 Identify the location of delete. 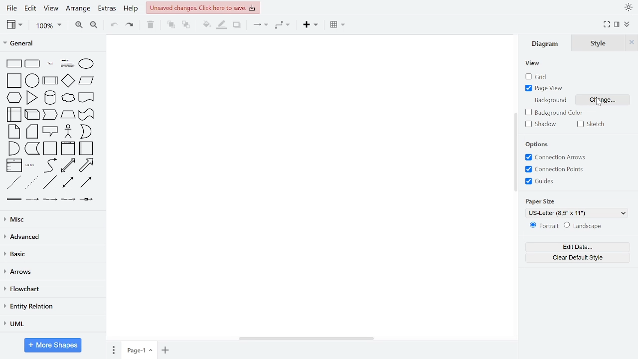
(152, 25).